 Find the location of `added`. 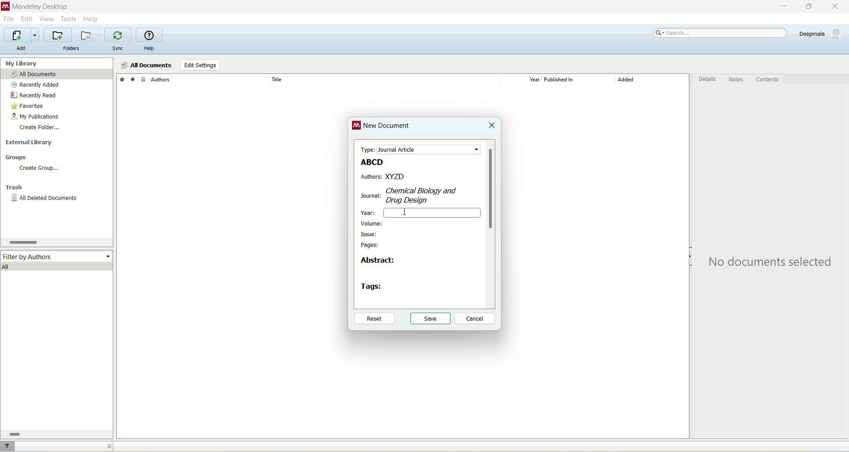

added is located at coordinates (652, 82).